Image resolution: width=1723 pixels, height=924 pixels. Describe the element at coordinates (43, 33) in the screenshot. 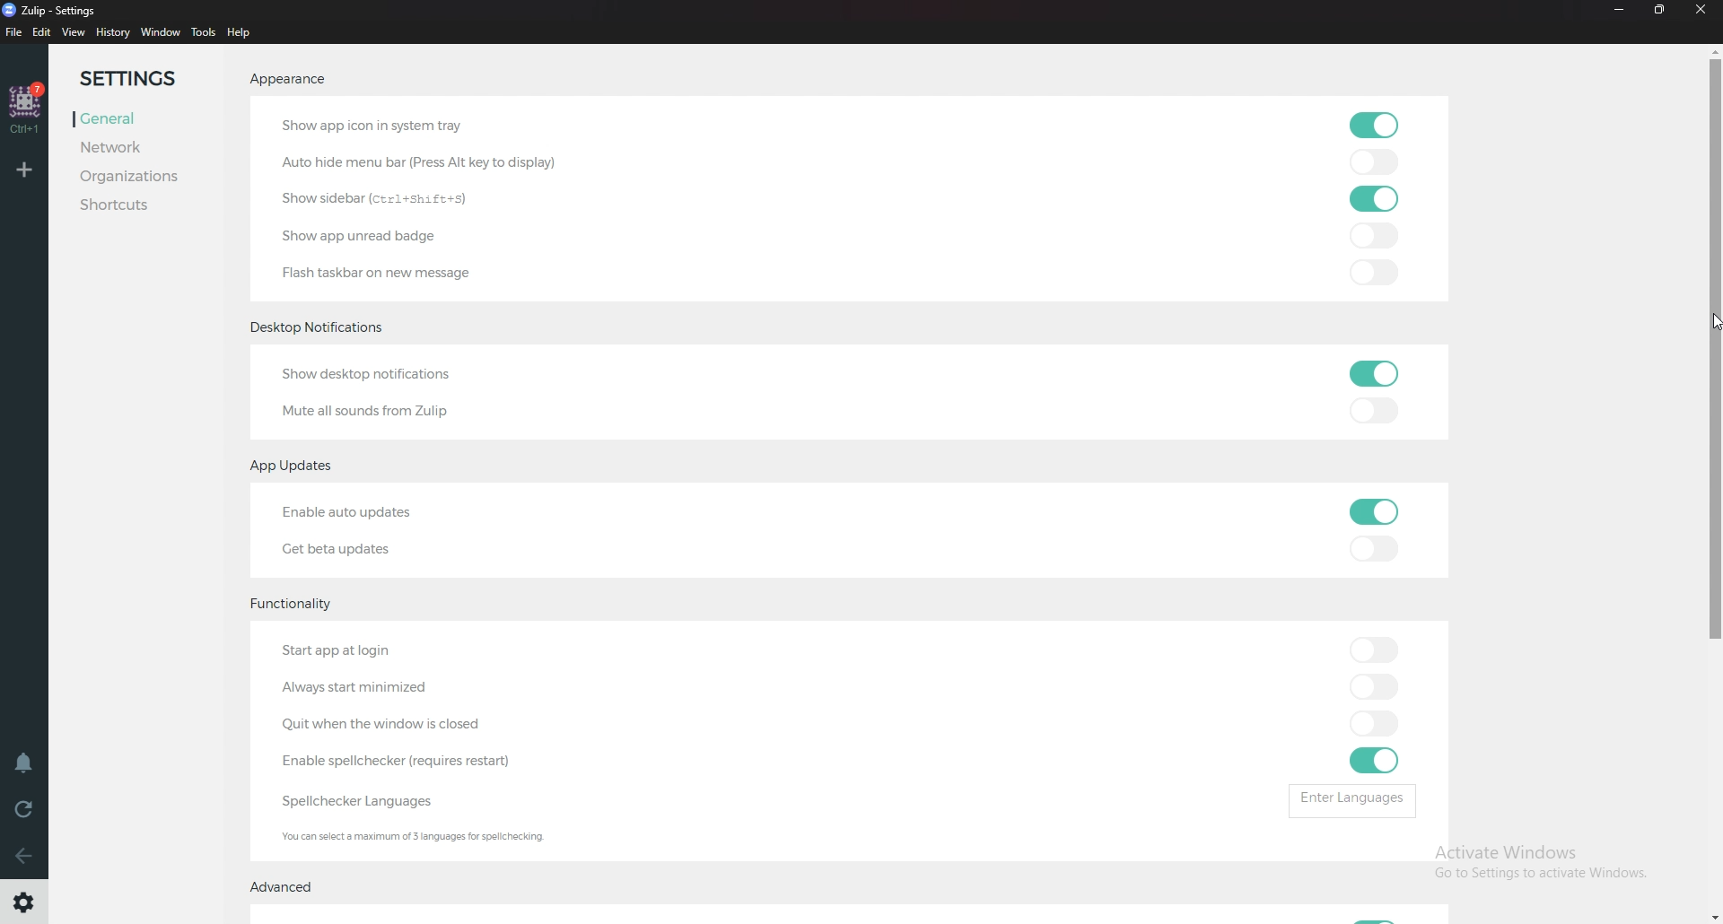

I see `Edit` at that location.